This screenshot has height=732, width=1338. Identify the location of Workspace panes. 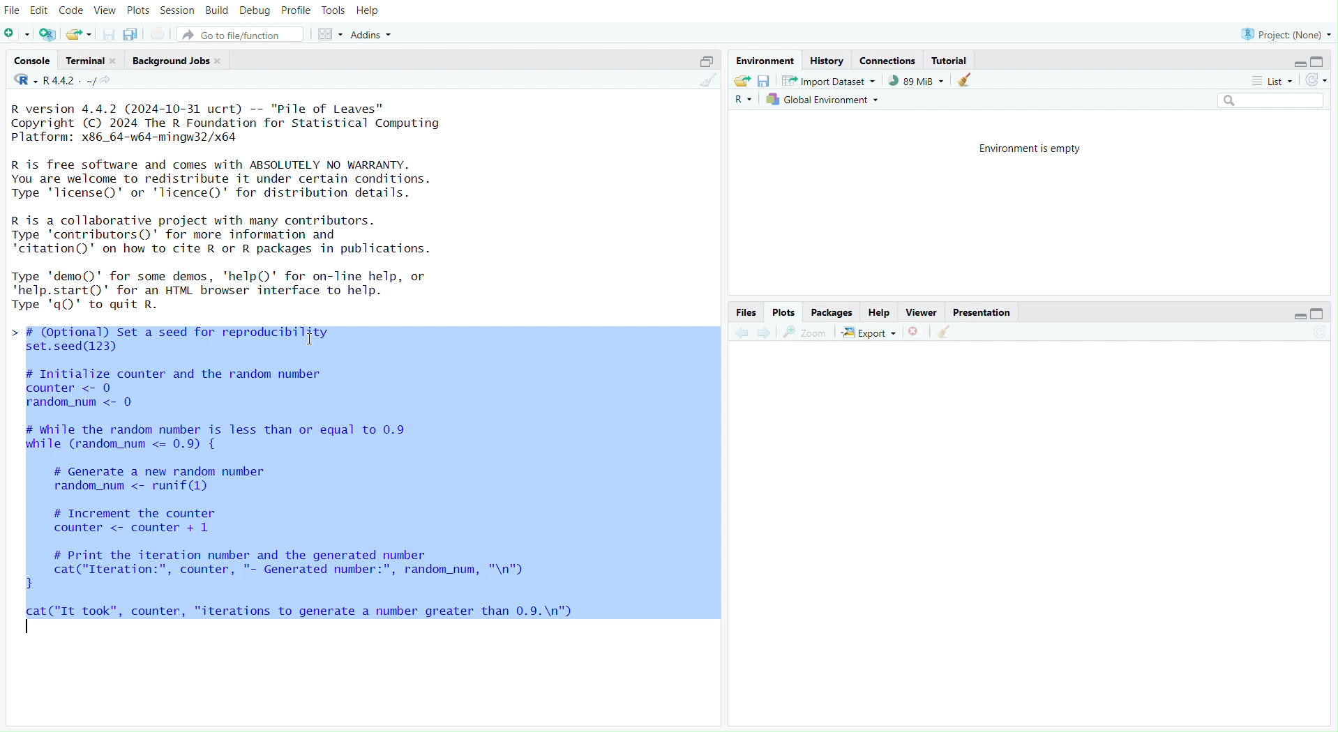
(330, 32).